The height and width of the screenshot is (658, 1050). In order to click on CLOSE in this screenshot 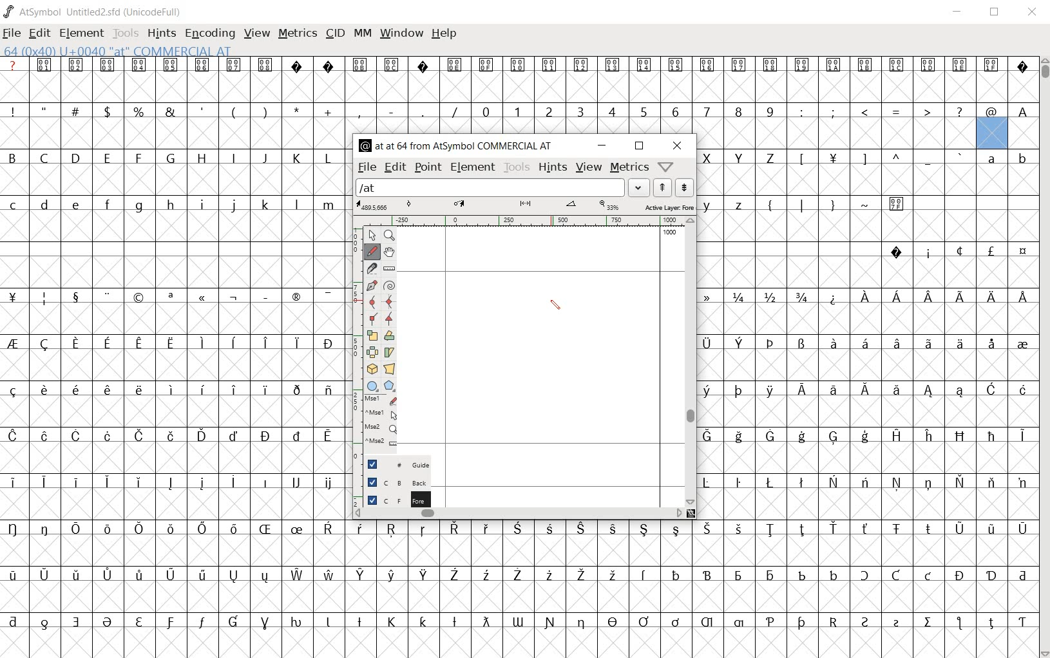, I will do `click(1033, 14)`.